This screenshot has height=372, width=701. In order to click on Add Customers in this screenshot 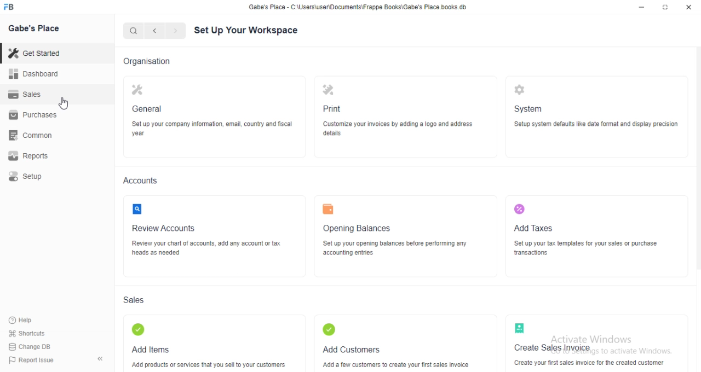, I will do `click(352, 335)`.